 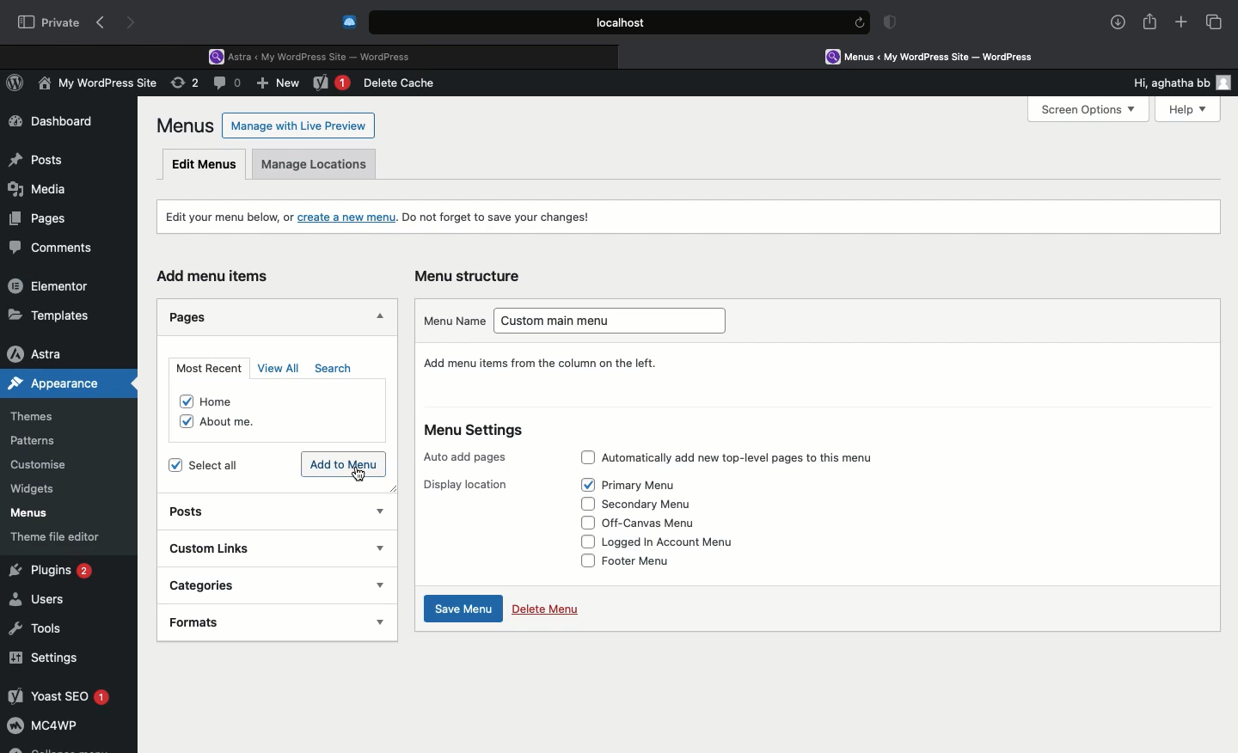 I want to click on Display location, so click(x=471, y=483).